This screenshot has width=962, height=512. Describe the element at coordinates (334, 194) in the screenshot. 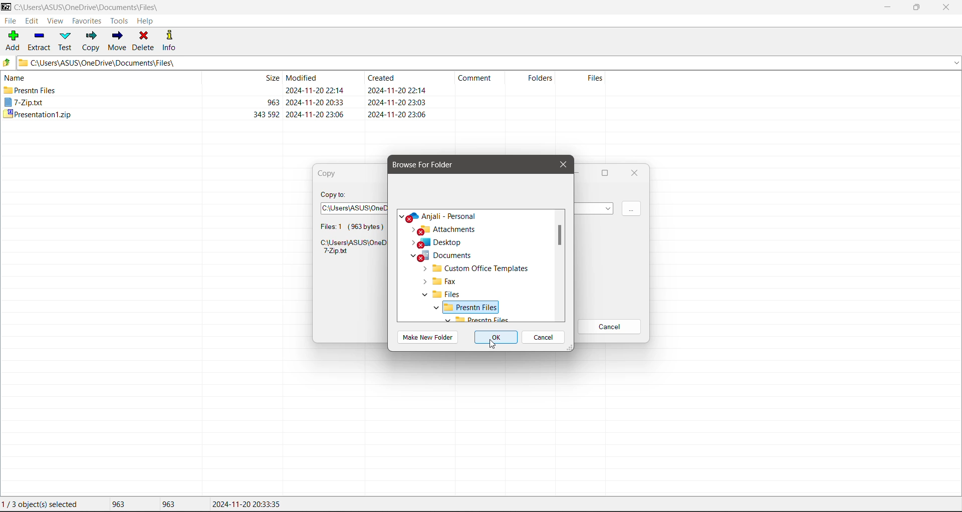

I see `Copy To` at that location.